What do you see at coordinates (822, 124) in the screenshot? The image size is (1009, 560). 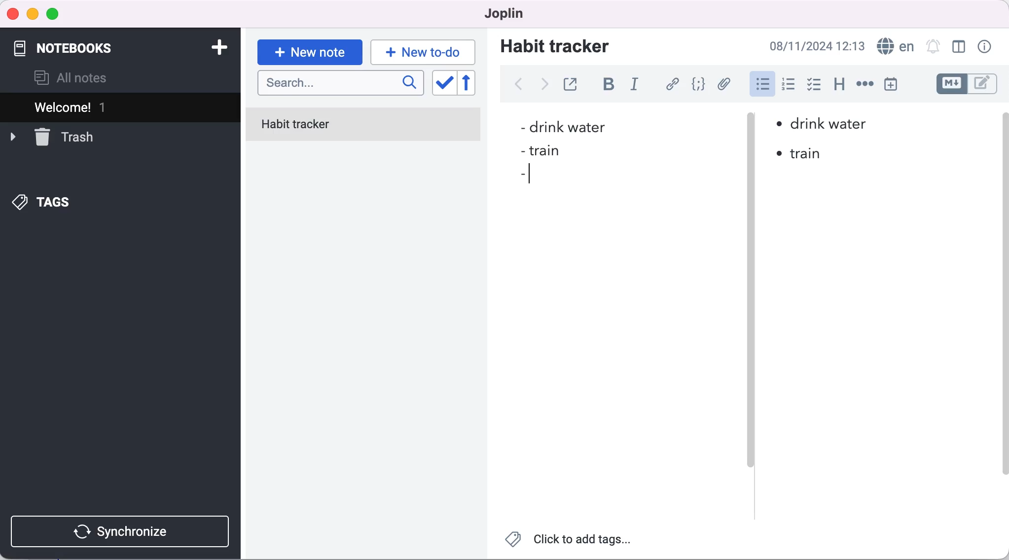 I see `• drink water` at bounding box center [822, 124].